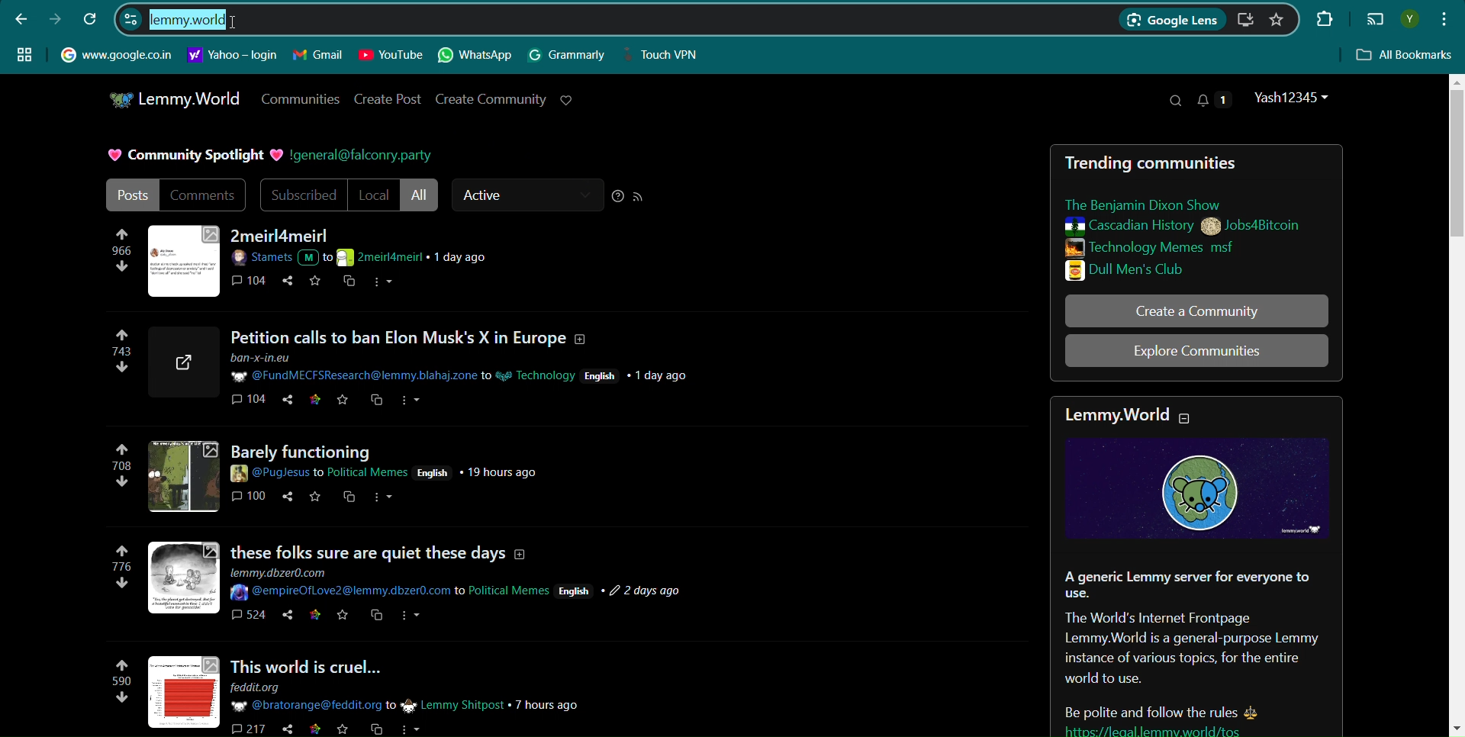 The height and width of the screenshot is (737, 1465). I want to click on A @Puglesus to Political Memes English + 19 hours ago, so click(386, 471).